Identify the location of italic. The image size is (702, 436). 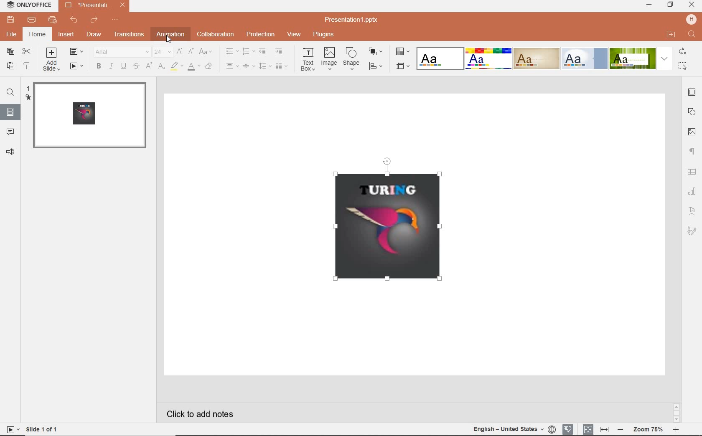
(110, 66).